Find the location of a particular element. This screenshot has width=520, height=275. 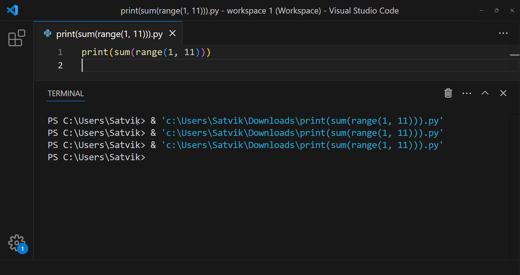

tab name is located at coordinates (102, 33).